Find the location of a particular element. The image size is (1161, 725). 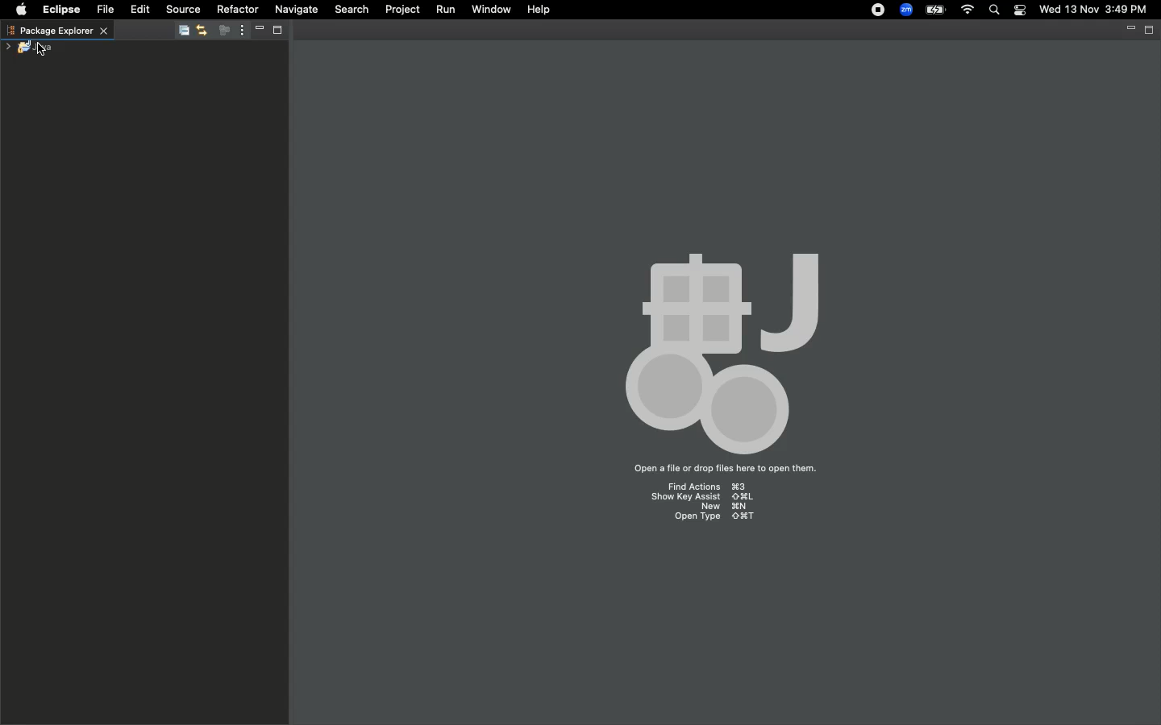

Minimize is located at coordinates (258, 31).